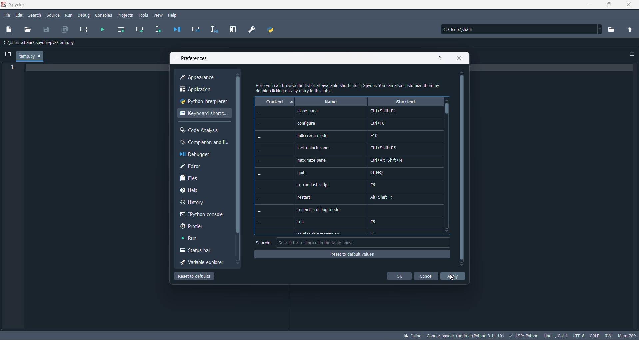 This screenshot has width=639, height=340. I want to click on debug file, so click(176, 30).